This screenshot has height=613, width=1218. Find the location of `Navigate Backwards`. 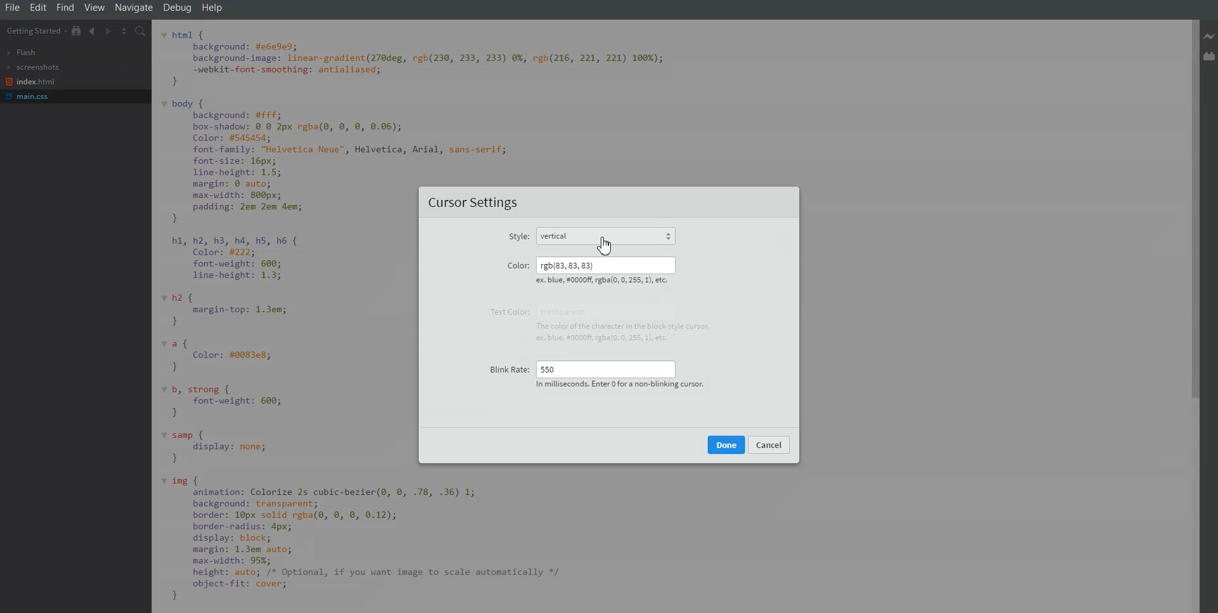

Navigate Backwards is located at coordinates (93, 30).